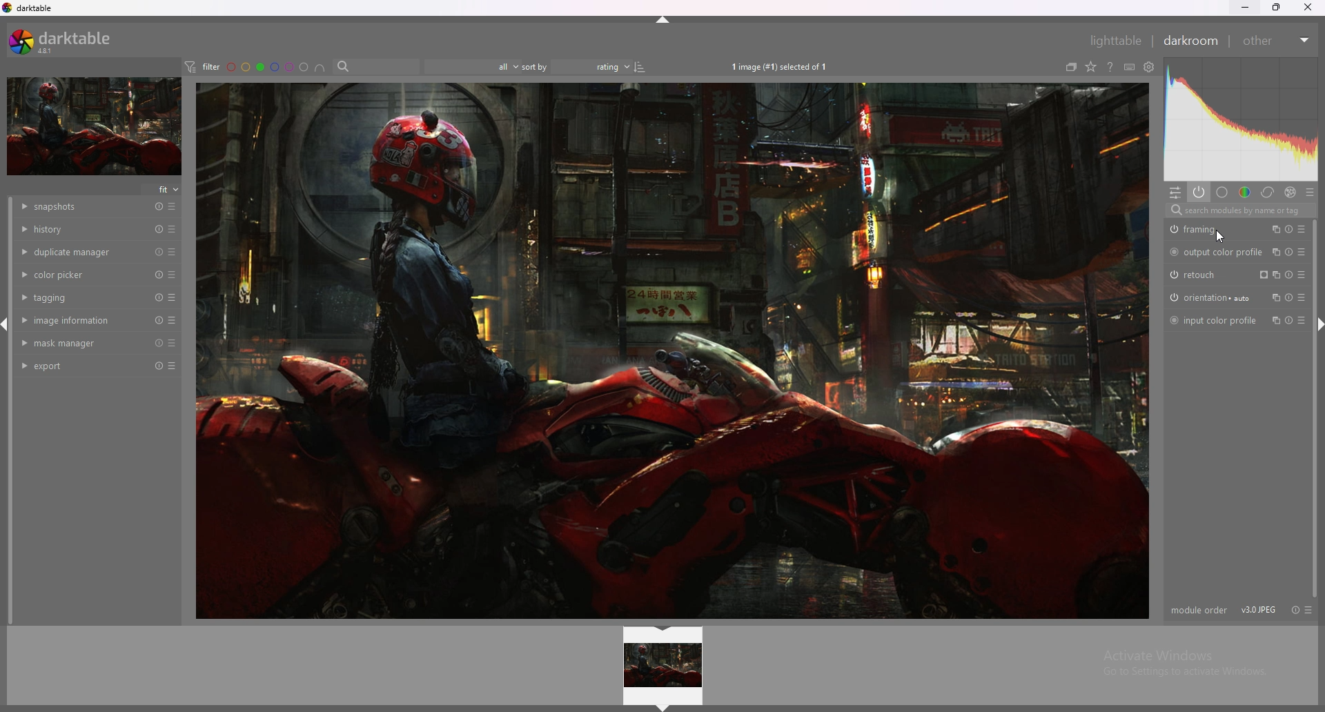  What do you see at coordinates (1289, 231) in the screenshot?
I see `reset` at bounding box center [1289, 231].